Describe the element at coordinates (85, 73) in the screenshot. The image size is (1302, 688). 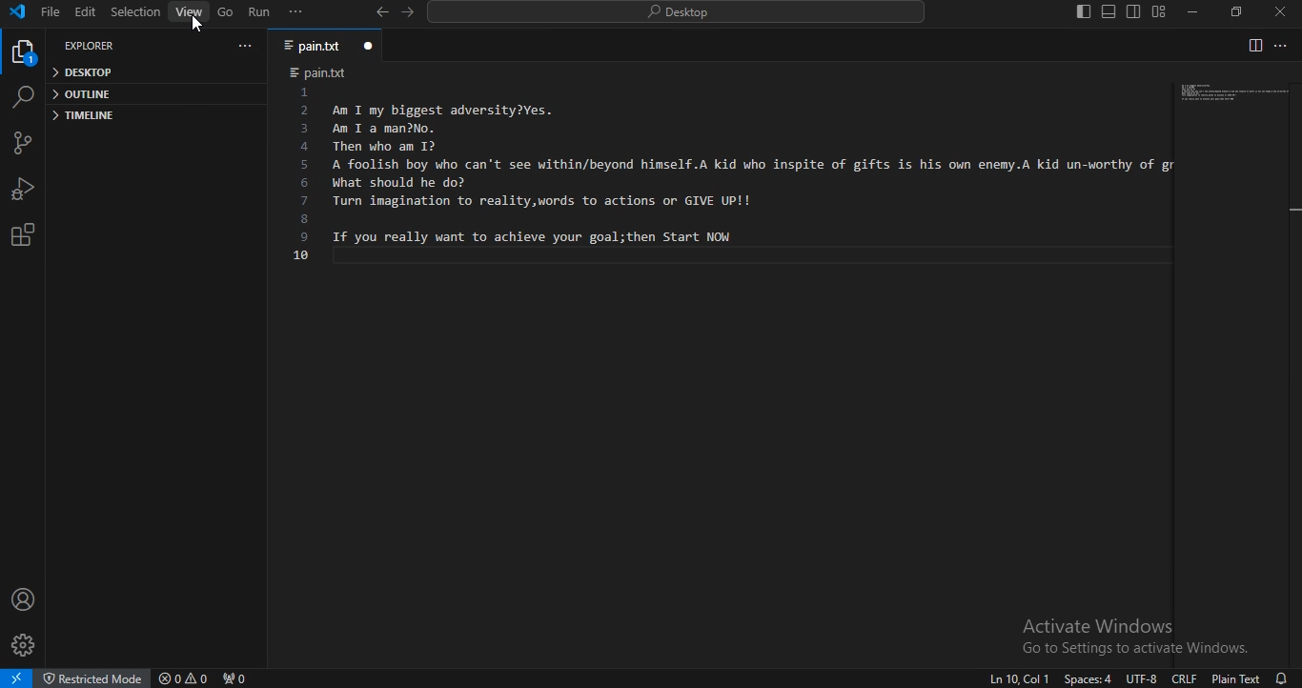
I see `desktop` at that location.